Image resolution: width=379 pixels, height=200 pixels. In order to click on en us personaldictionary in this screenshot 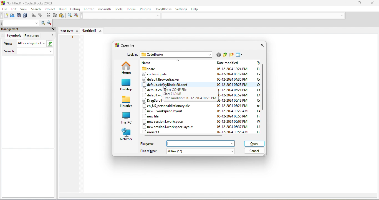, I will do `click(168, 106)`.